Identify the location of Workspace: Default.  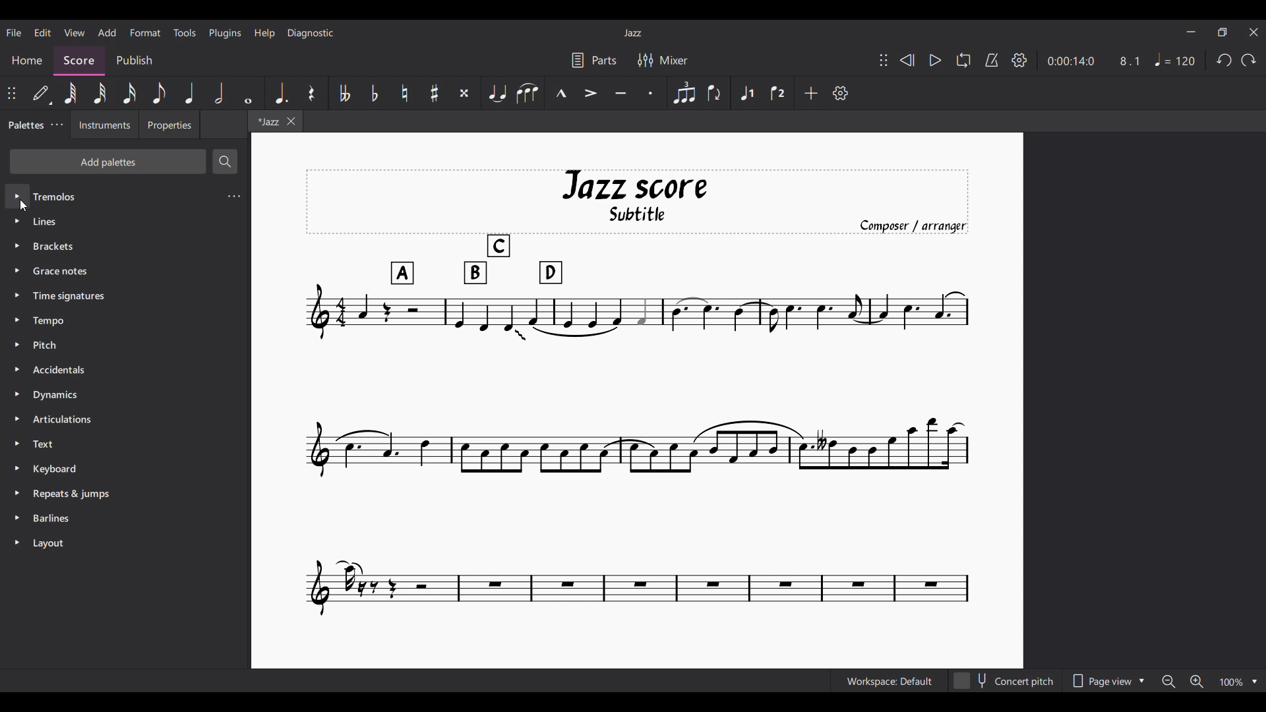
(889, 681).